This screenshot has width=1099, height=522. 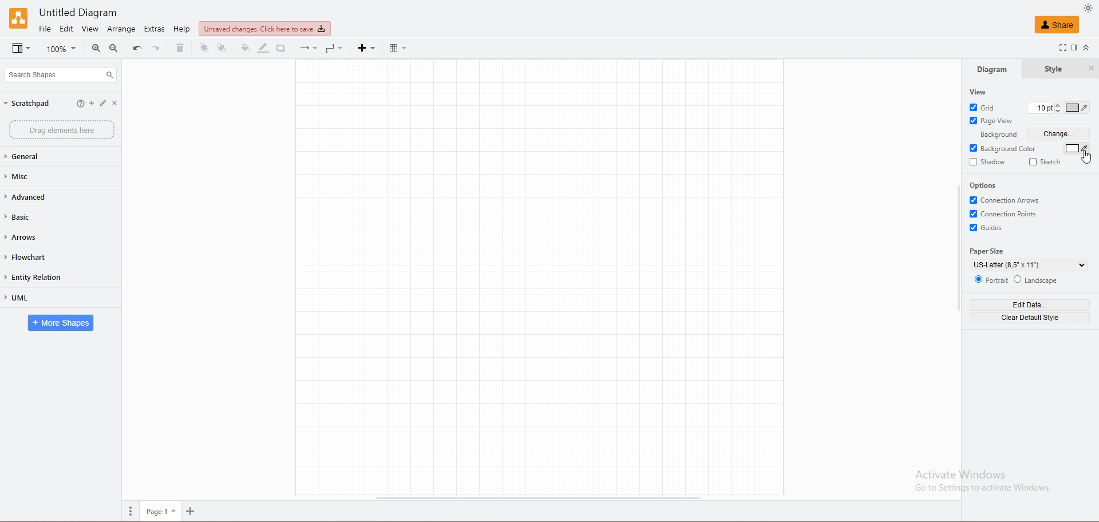 I want to click on view, so click(x=22, y=49).